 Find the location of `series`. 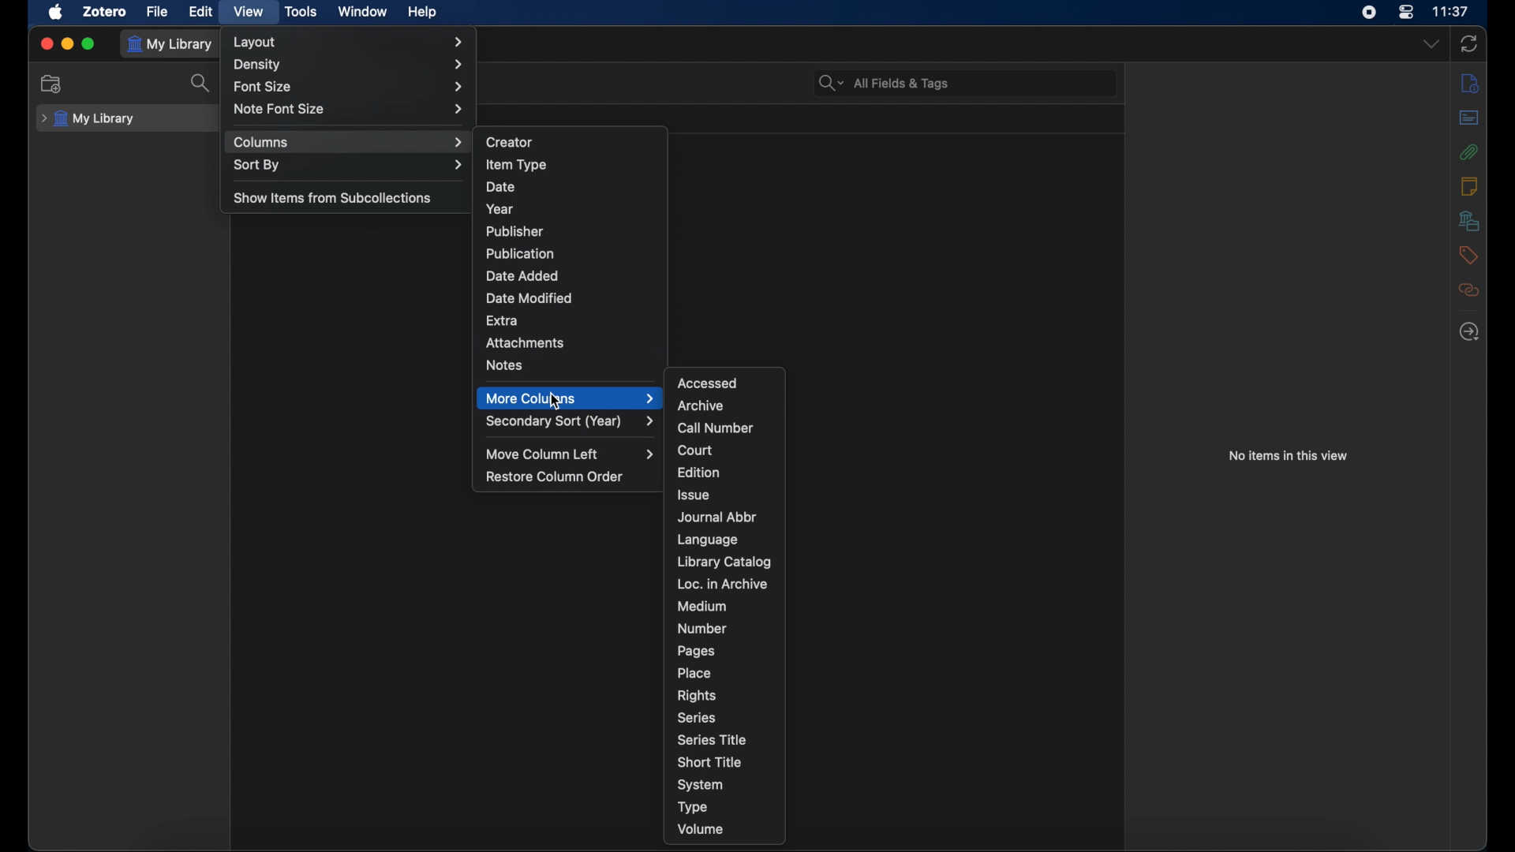

series is located at coordinates (697, 718).